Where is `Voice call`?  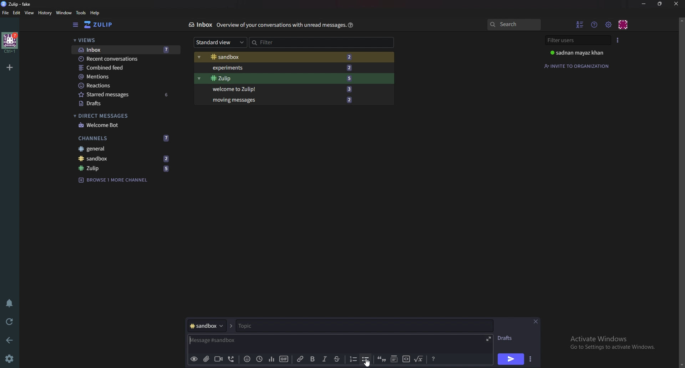
Voice call is located at coordinates (233, 359).